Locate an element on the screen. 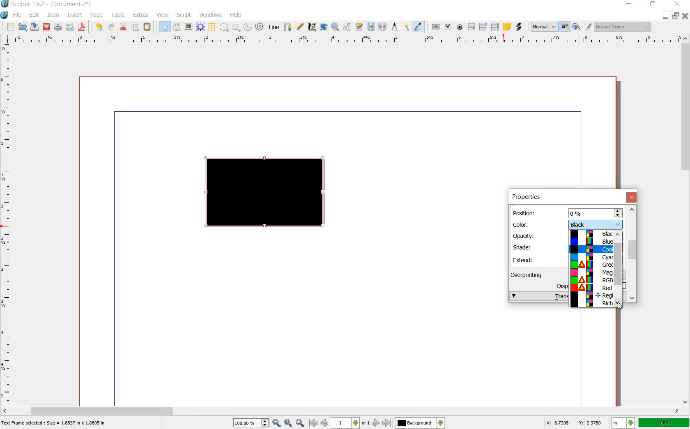  redo is located at coordinates (111, 27).